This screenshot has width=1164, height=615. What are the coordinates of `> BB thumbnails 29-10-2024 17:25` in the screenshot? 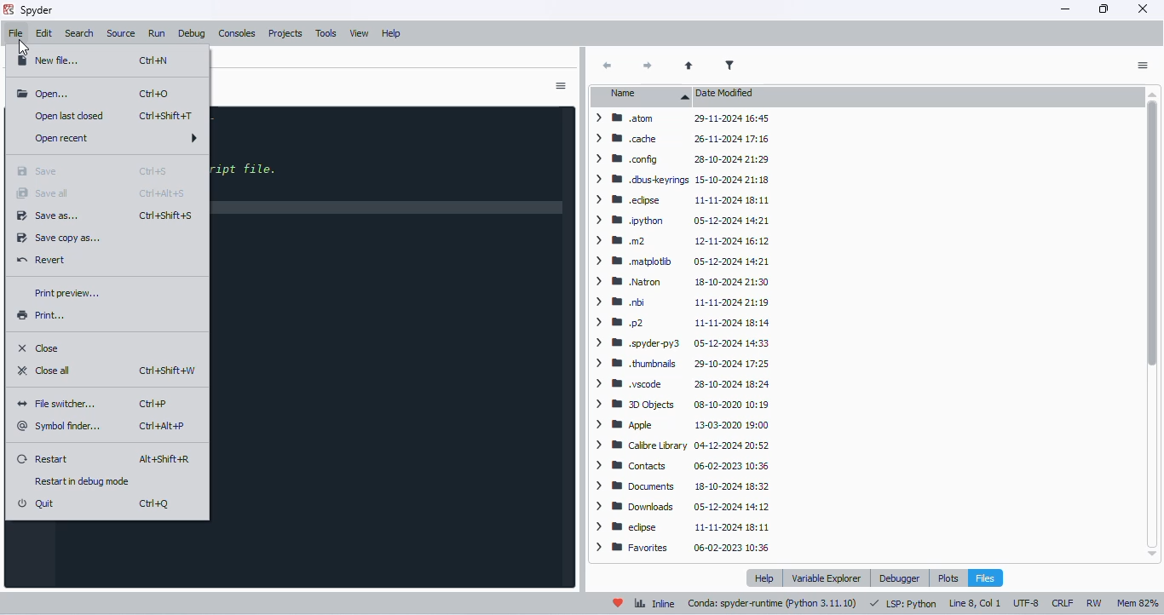 It's located at (680, 364).